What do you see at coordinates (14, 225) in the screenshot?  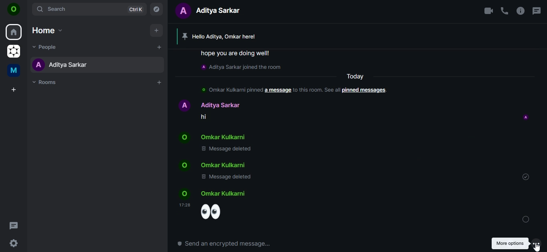 I see `threads` at bounding box center [14, 225].